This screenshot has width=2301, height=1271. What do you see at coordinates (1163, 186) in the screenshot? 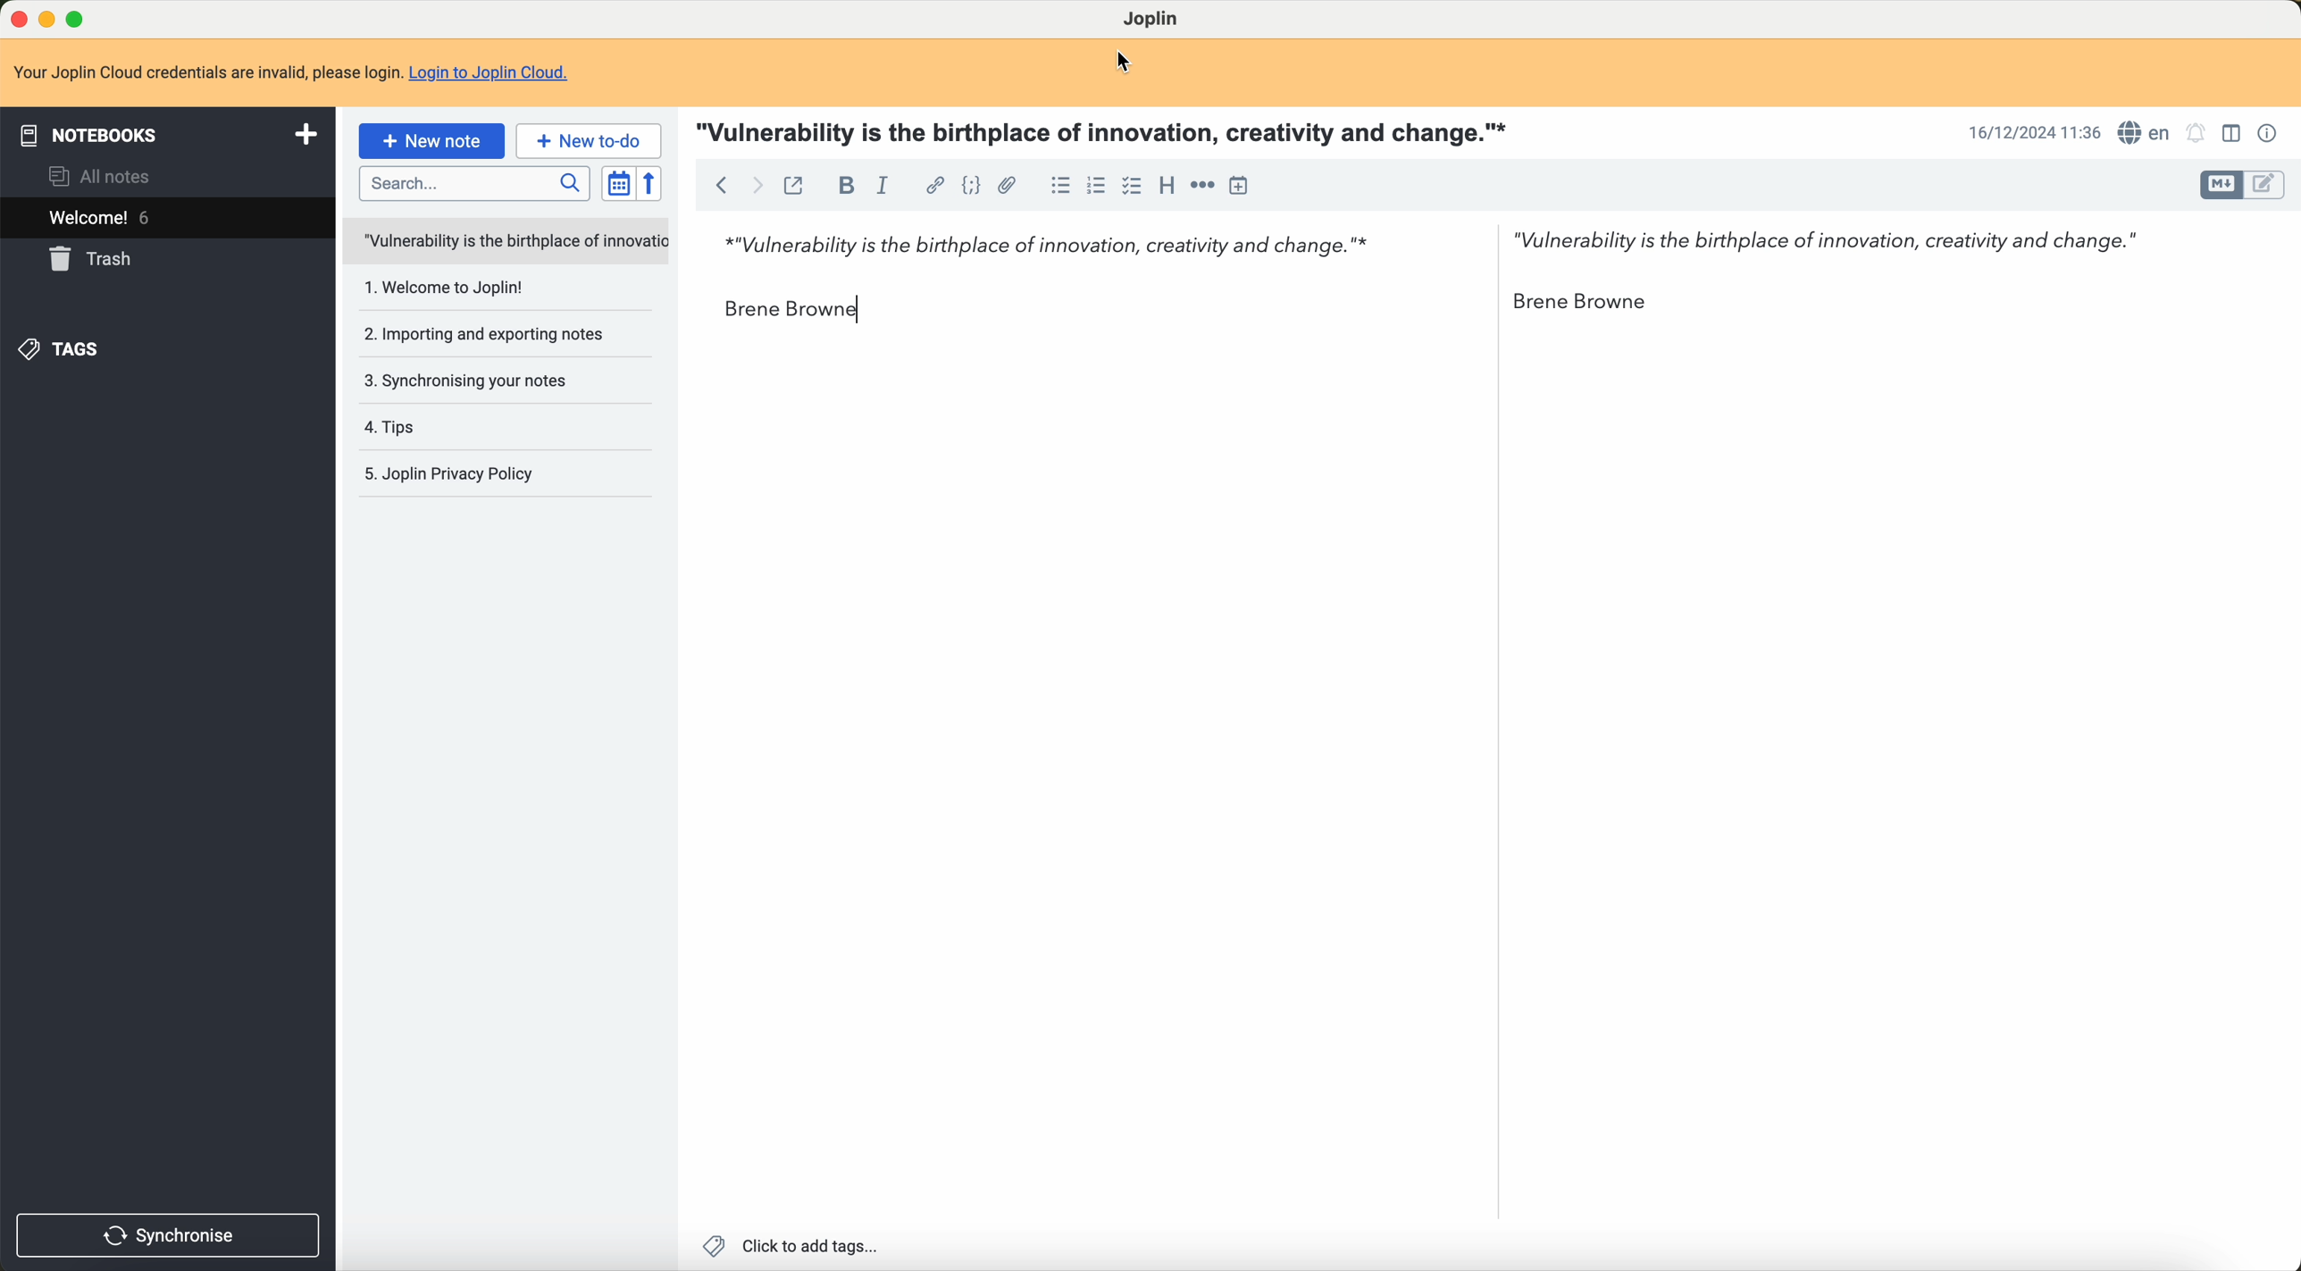
I see `heading` at bounding box center [1163, 186].